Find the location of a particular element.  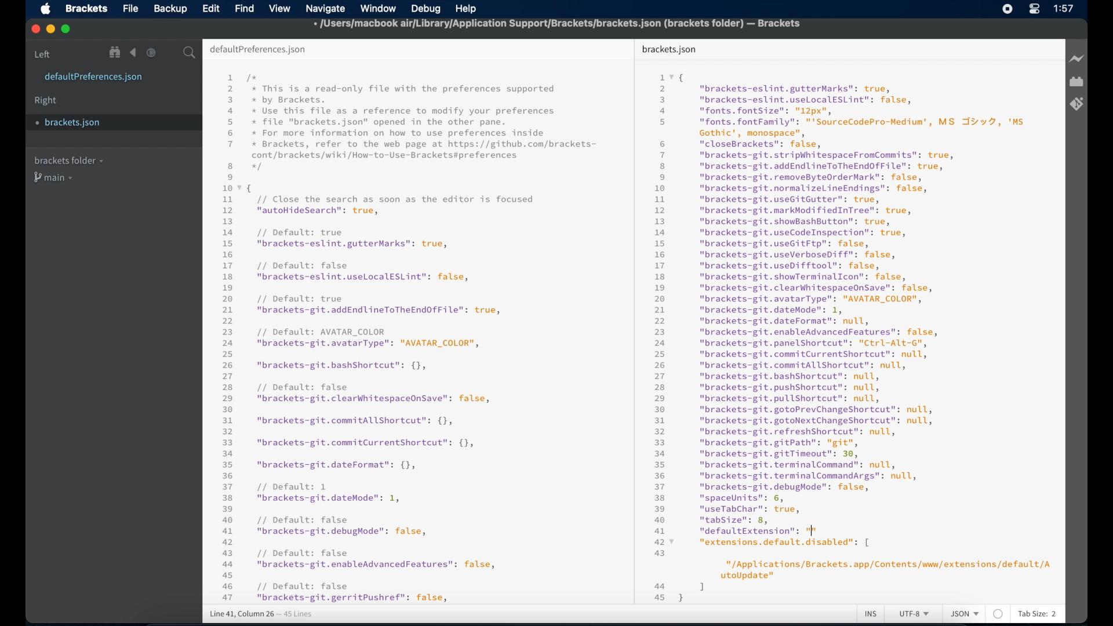

apple icon is located at coordinates (45, 9).